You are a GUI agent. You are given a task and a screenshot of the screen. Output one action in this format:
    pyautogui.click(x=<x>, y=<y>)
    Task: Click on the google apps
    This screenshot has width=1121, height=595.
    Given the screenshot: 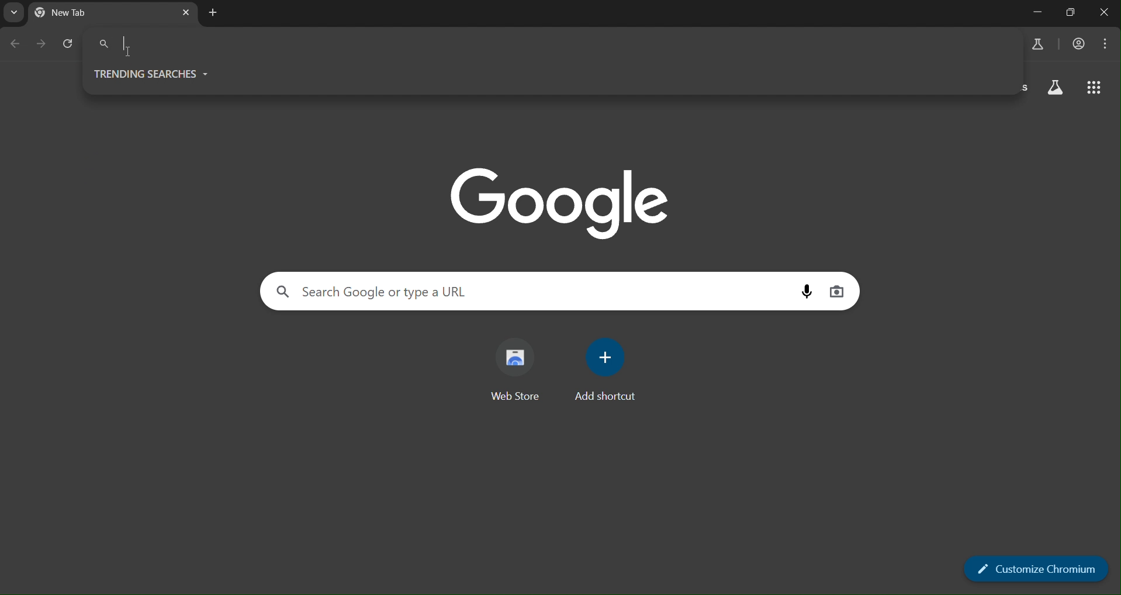 What is the action you would take?
    pyautogui.click(x=1095, y=88)
    